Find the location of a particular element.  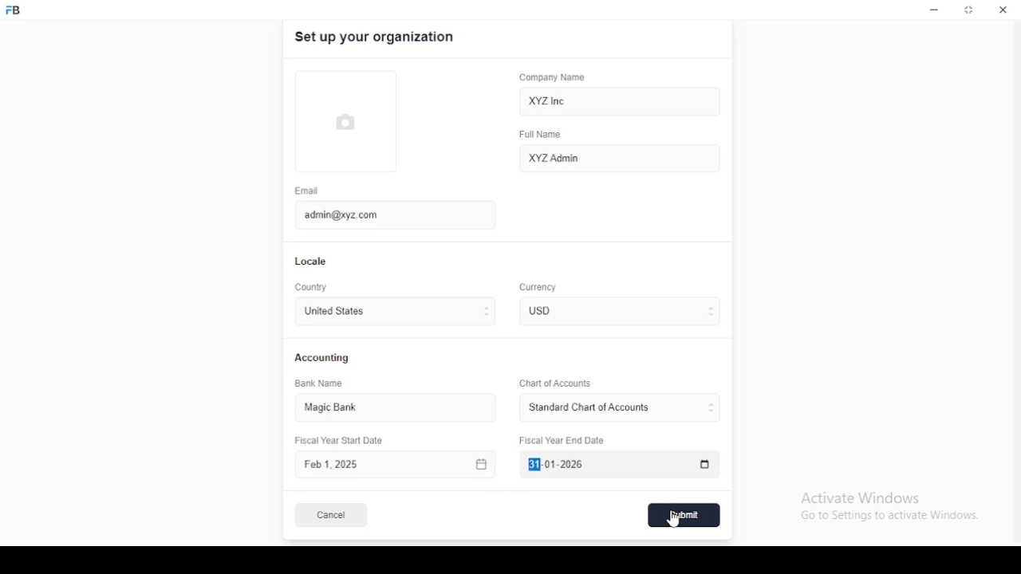

accounting is located at coordinates (323, 357).